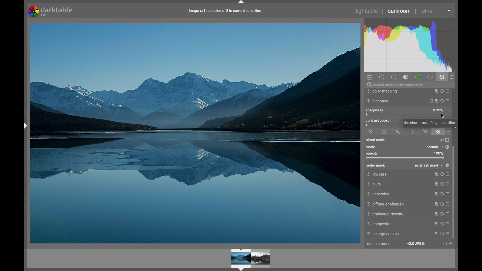 The height and width of the screenshot is (271, 482). What do you see at coordinates (394, 78) in the screenshot?
I see `base` at bounding box center [394, 78].